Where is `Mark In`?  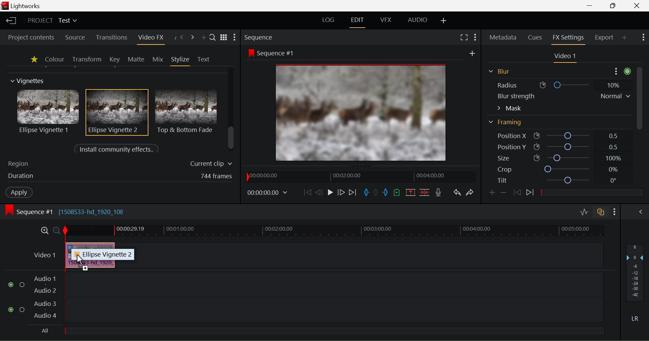
Mark In is located at coordinates (366, 191).